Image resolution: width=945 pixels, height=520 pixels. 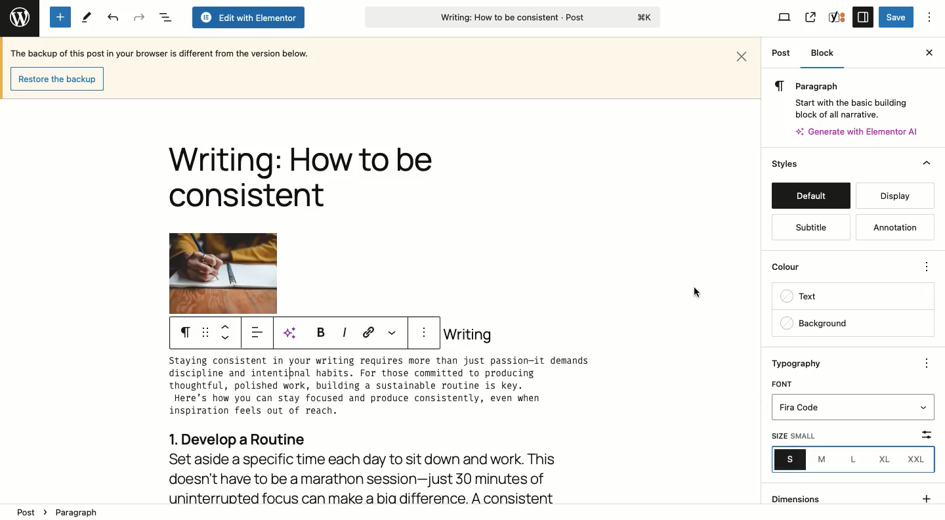 What do you see at coordinates (781, 54) in the screenshot?
I see `Post` at bounding box center [781, 54].